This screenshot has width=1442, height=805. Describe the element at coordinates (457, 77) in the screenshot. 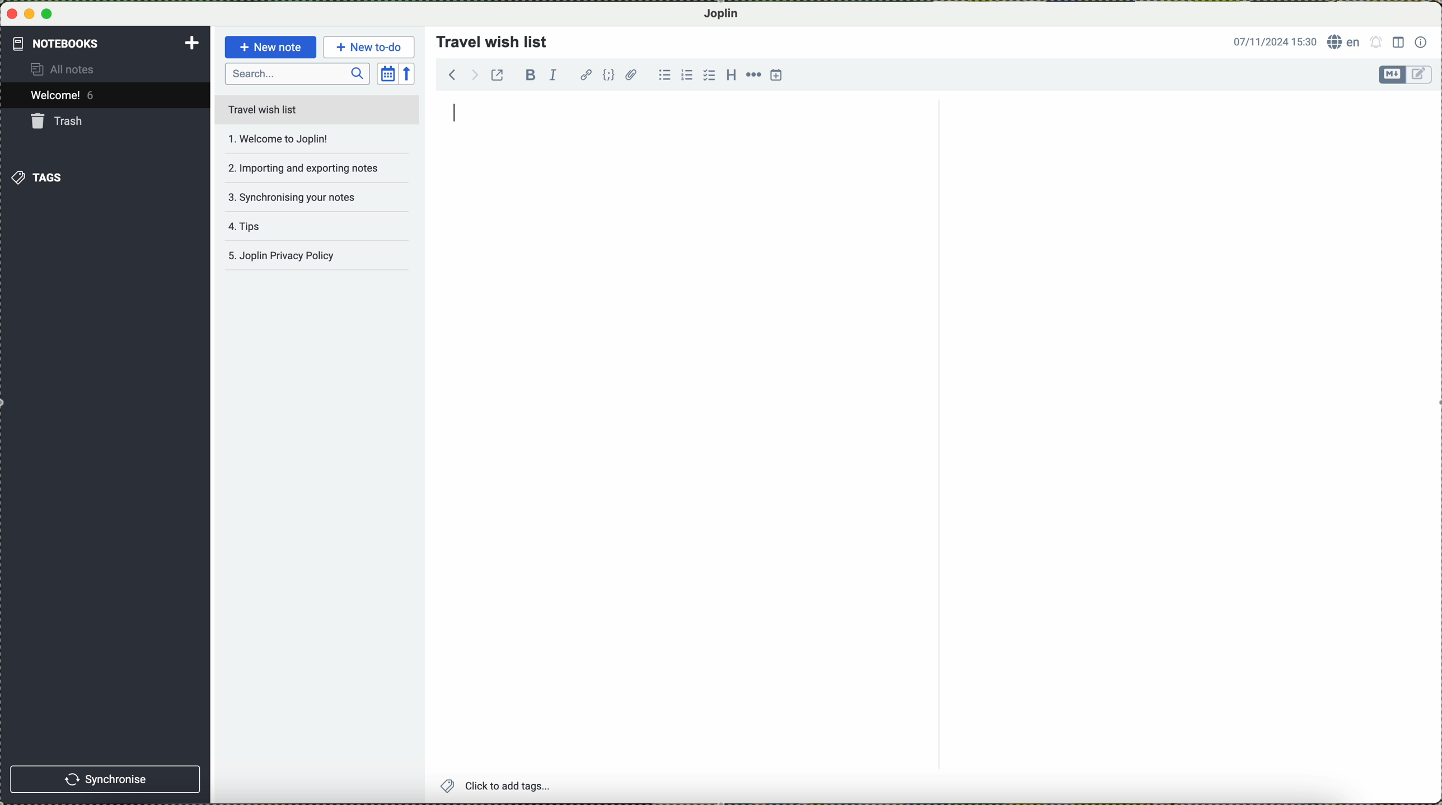

I see `navigate` at that location.